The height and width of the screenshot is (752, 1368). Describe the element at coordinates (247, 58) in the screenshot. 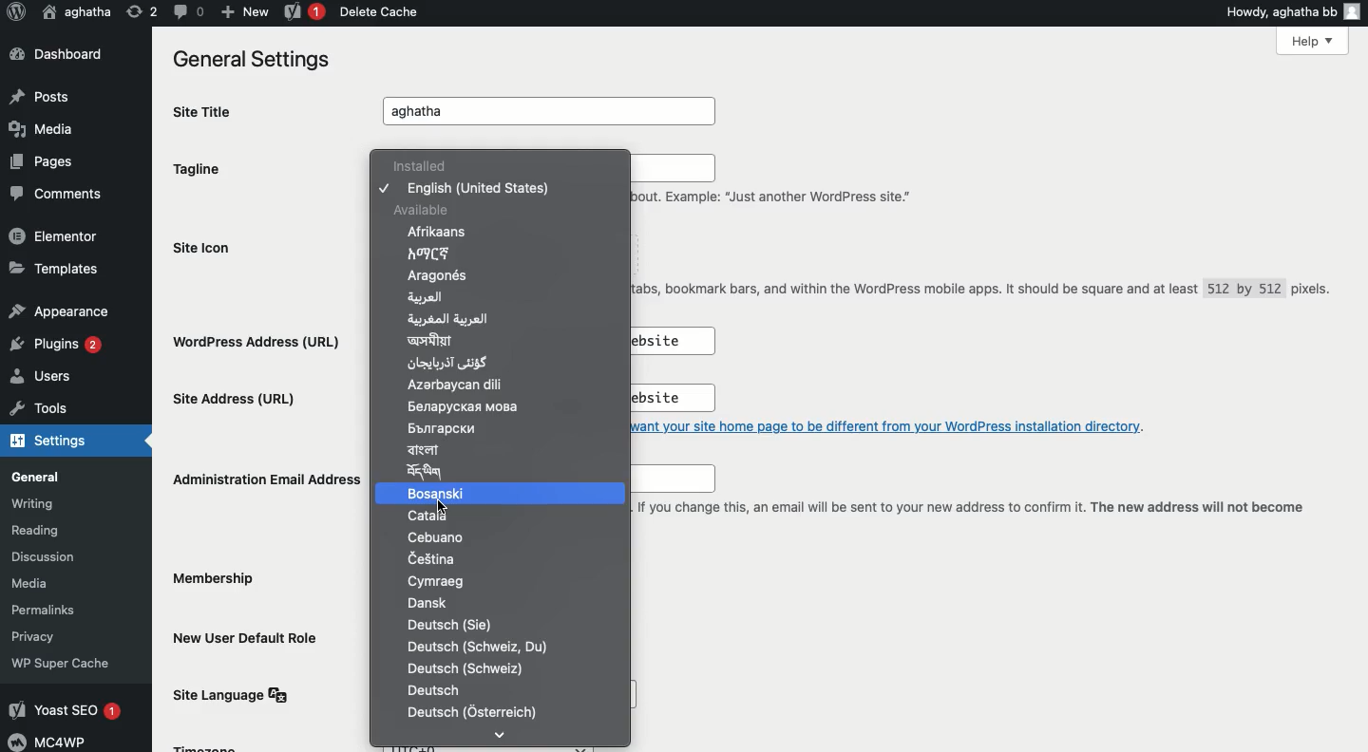

I see `General settings` at that location.